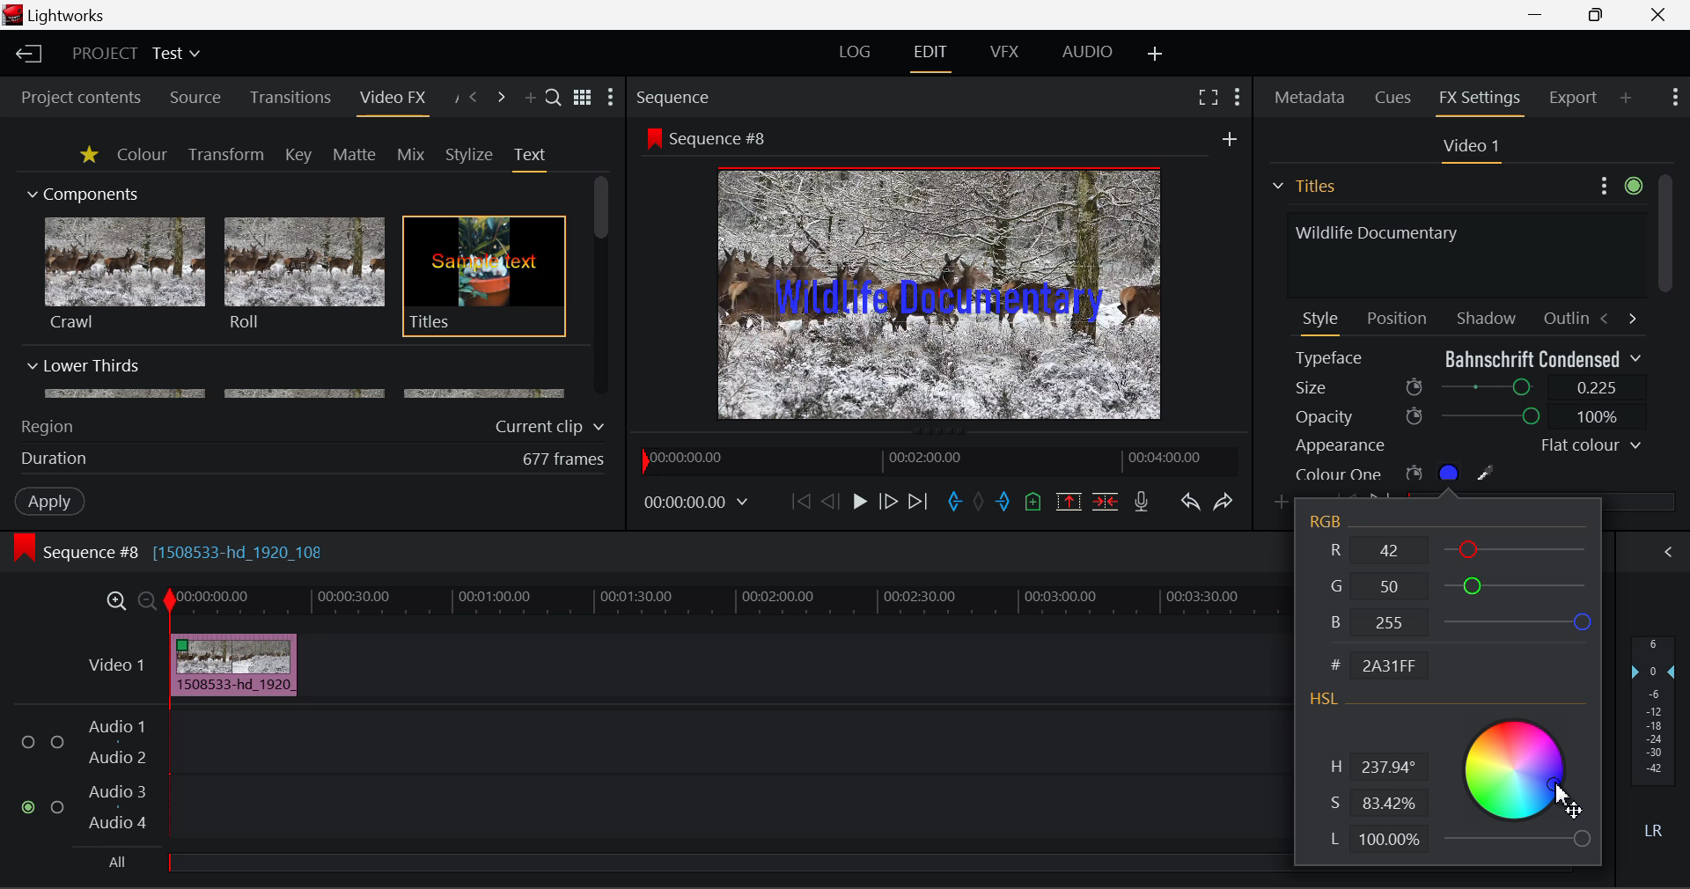  Describe the element at coordinates (61, 808) in the screenshot. I see `checkbox` at that location.